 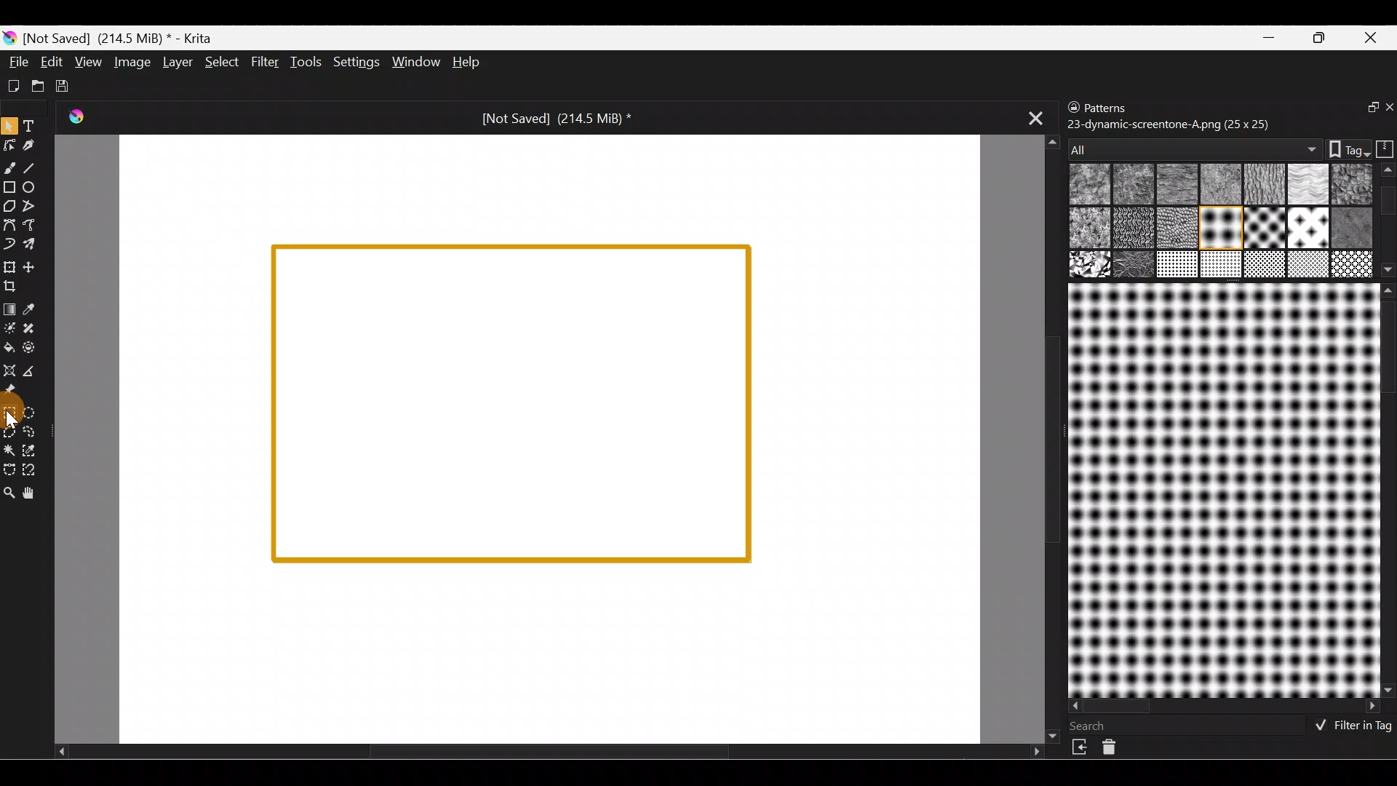 I want to click on Draw a gradient, so click(x=12, y=306).